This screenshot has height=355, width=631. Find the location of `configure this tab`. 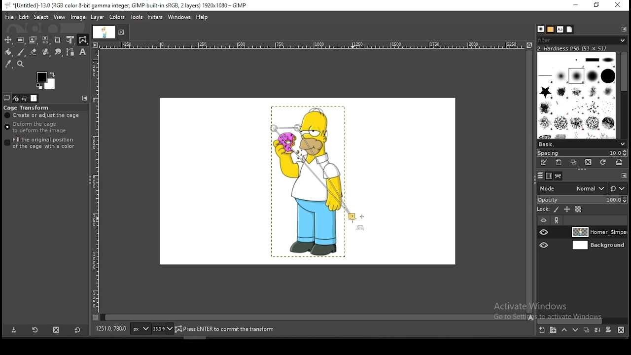

configure this tab is located at coordinates (623, 30).